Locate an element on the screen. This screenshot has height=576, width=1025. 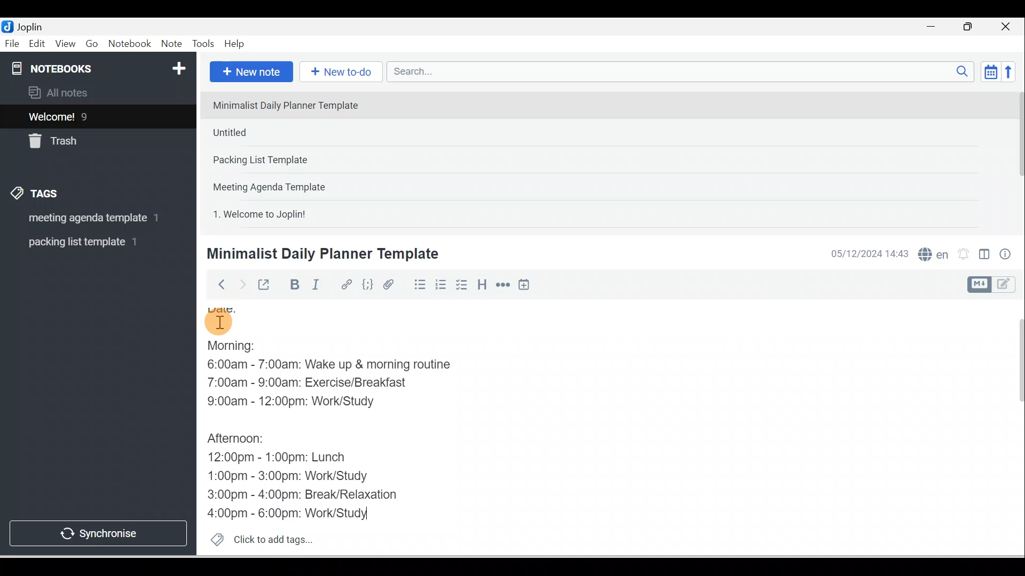
Note properties is located at coordinates (1006, 255).